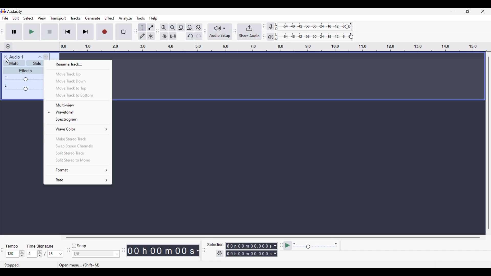 The width and height of the screenshot is (491, 276). What do you see at coordinates (6, 76) in the screenshot?
I see `-` at bounding box center [6, 76].